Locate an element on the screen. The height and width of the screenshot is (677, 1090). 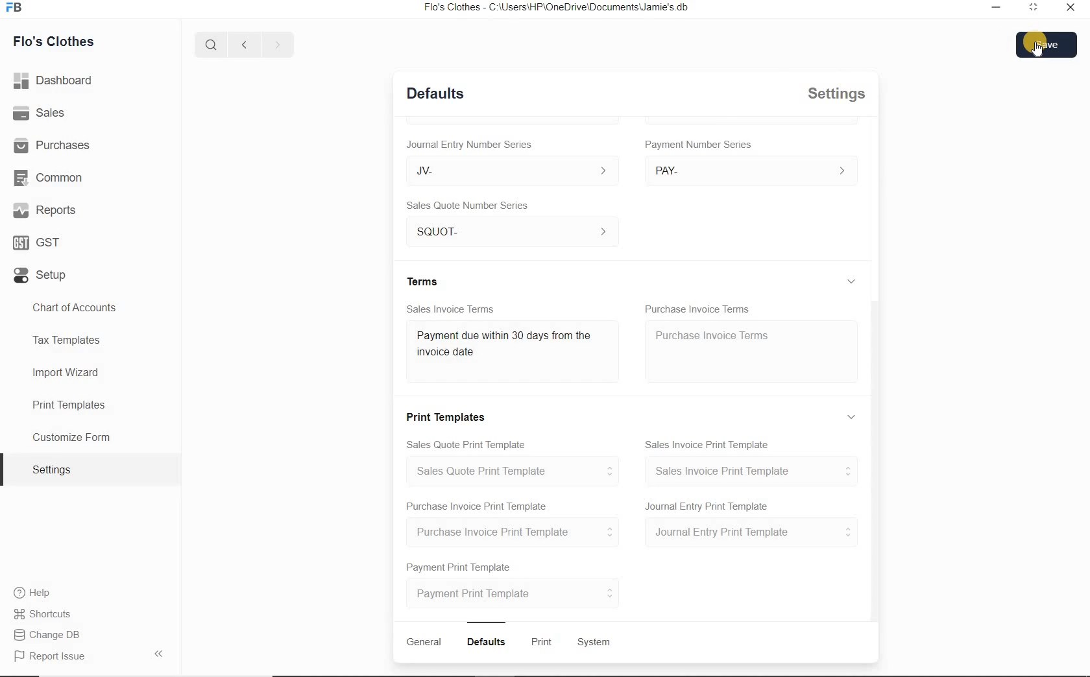
Settings is located at coordinates (90, 469).